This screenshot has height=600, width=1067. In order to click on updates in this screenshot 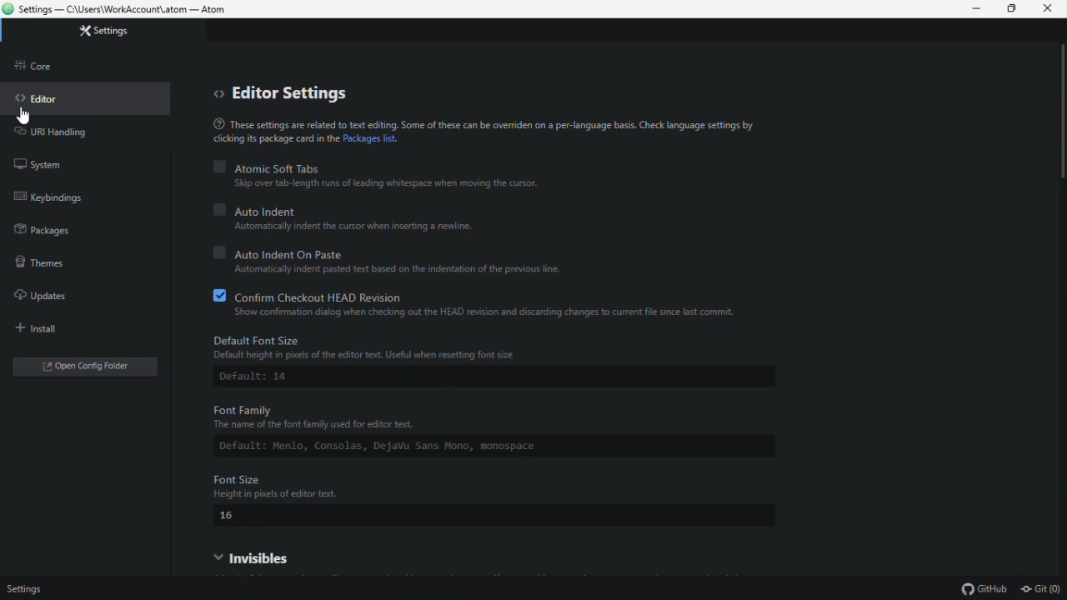, I will do `click(49, 297)`.